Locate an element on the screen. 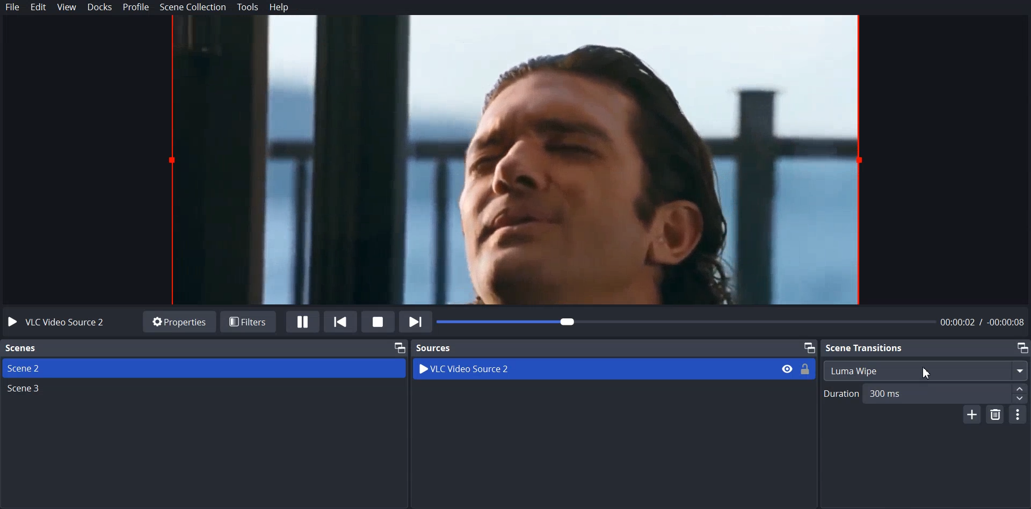 The width and height of the screenshot is (1031, 509). Scene Collection is located at coordinates (194, 7).